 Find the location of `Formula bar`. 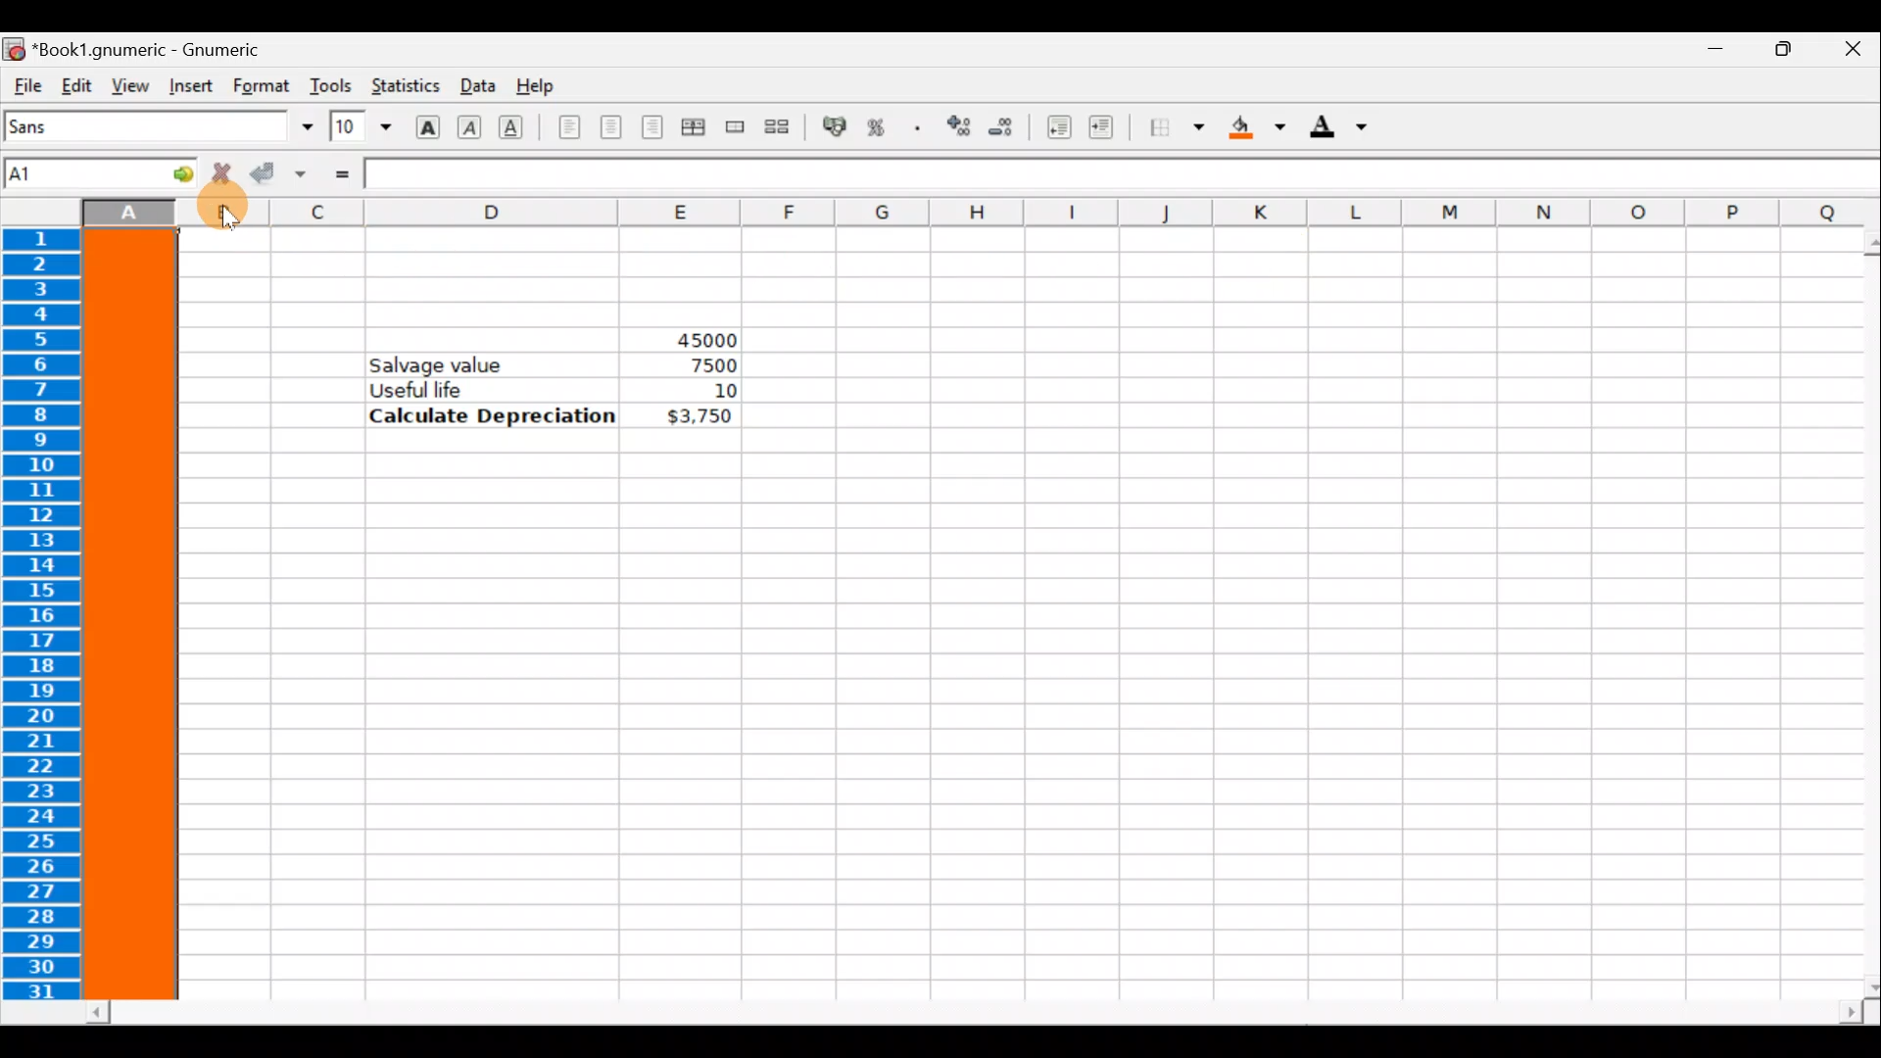

Formula bar is located at coordinates (1116, 172).